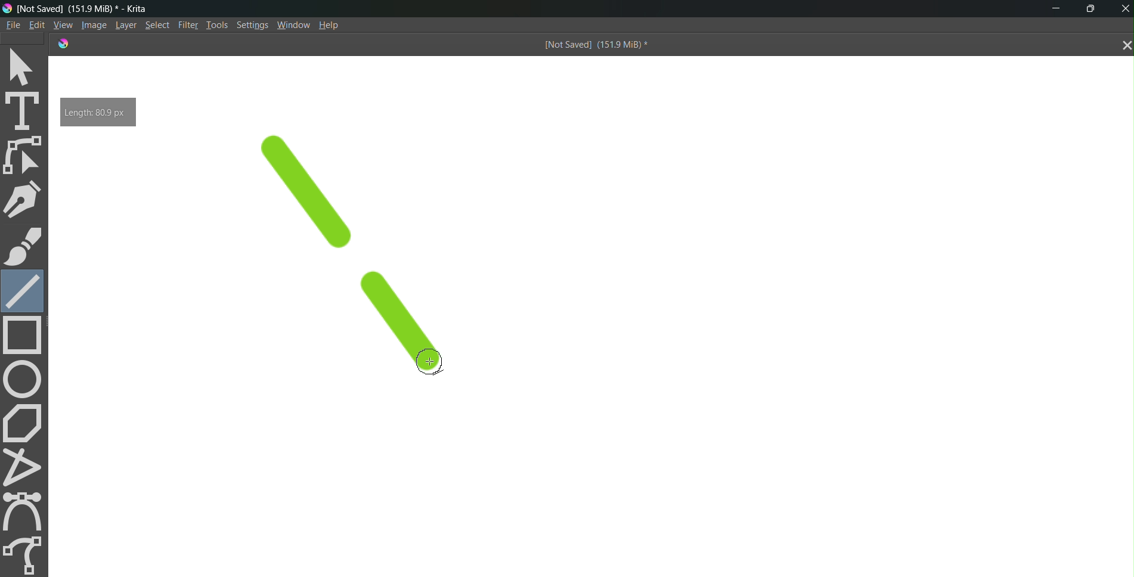 The height and width of the screenshot is (577, 1134). What do you see at coordinates (123, 26) in the screenshot?
I see `Layer` at bounding box center [123, 26].